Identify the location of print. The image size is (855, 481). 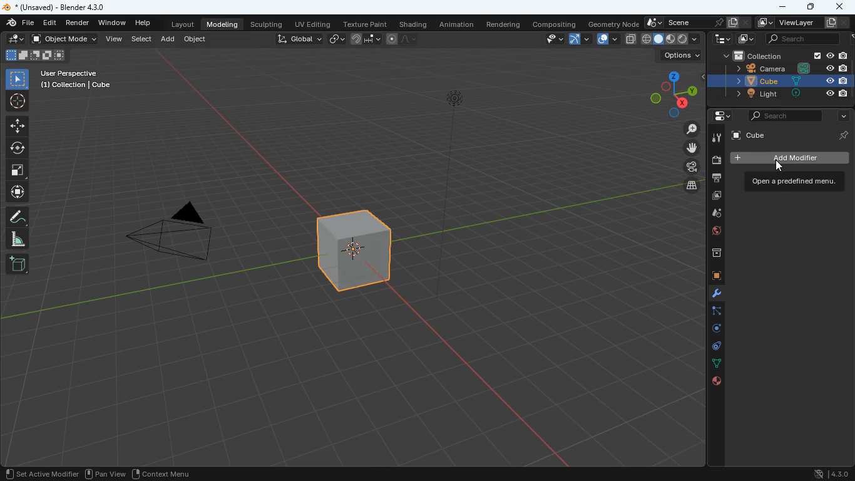
(715, 179).